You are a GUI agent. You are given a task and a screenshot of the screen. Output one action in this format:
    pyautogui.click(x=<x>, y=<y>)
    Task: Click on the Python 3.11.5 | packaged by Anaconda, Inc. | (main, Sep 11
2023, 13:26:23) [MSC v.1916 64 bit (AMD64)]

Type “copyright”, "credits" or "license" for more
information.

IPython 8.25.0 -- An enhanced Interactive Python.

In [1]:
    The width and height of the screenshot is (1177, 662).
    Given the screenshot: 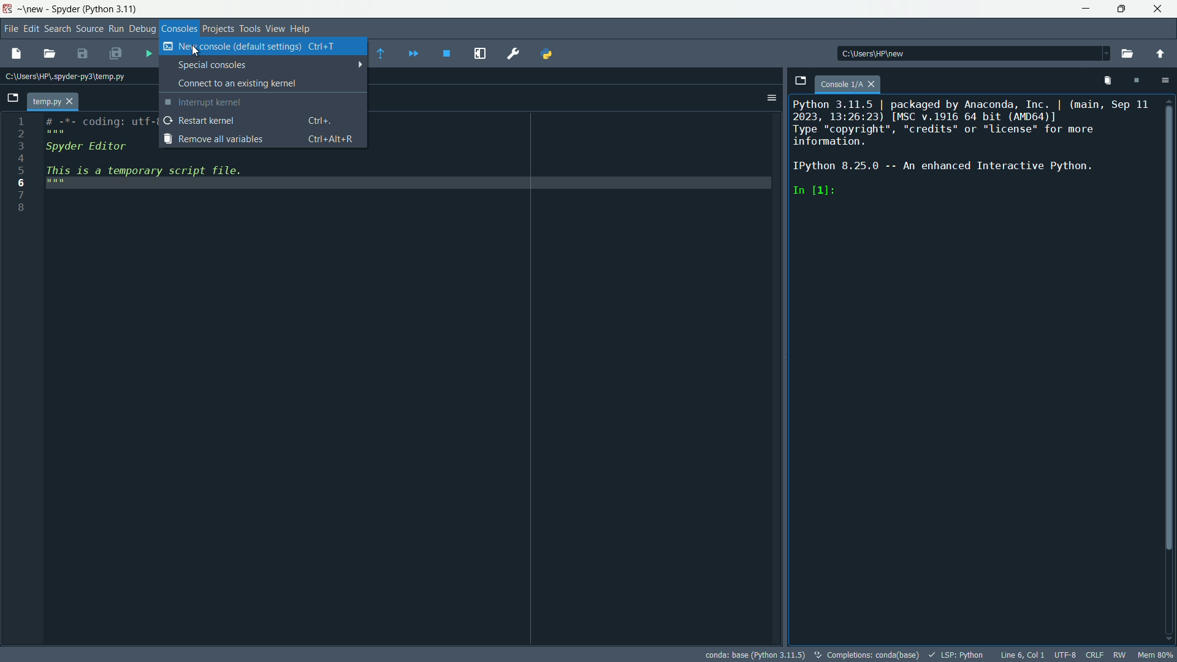 What is the action you would take?
    pyautogui.click(x=970, y=154)
    